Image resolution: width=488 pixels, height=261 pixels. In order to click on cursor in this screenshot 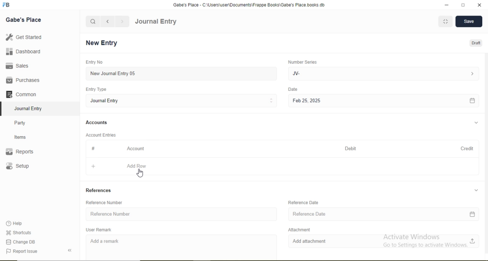, I will do `click(141, 174)`.